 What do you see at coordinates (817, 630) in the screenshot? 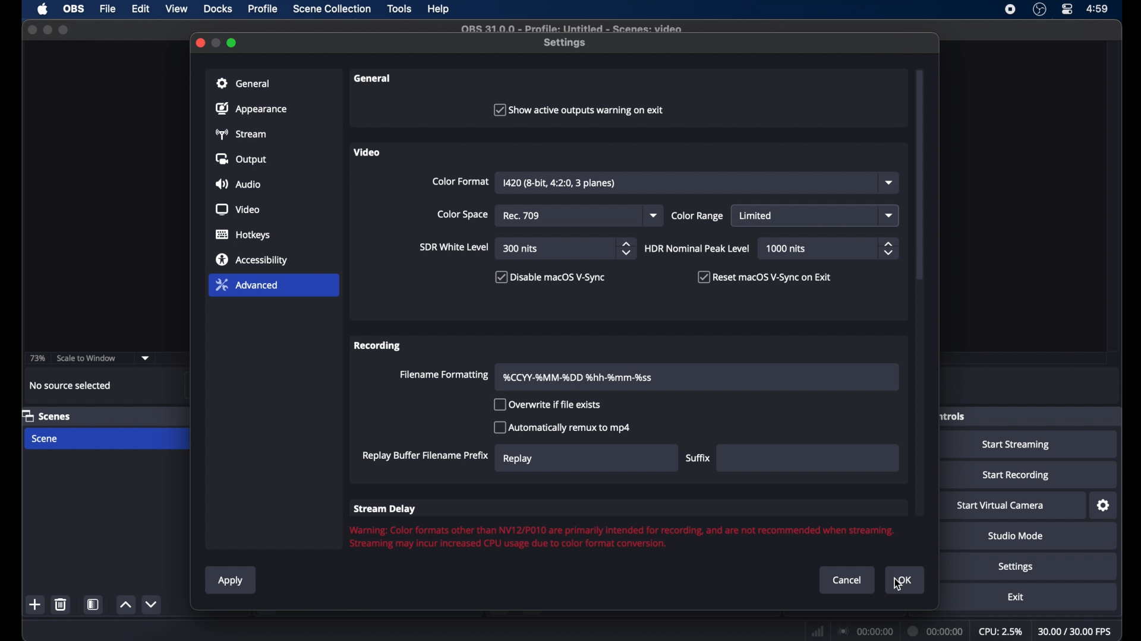
I see `network` at bounding box center [817, 630].